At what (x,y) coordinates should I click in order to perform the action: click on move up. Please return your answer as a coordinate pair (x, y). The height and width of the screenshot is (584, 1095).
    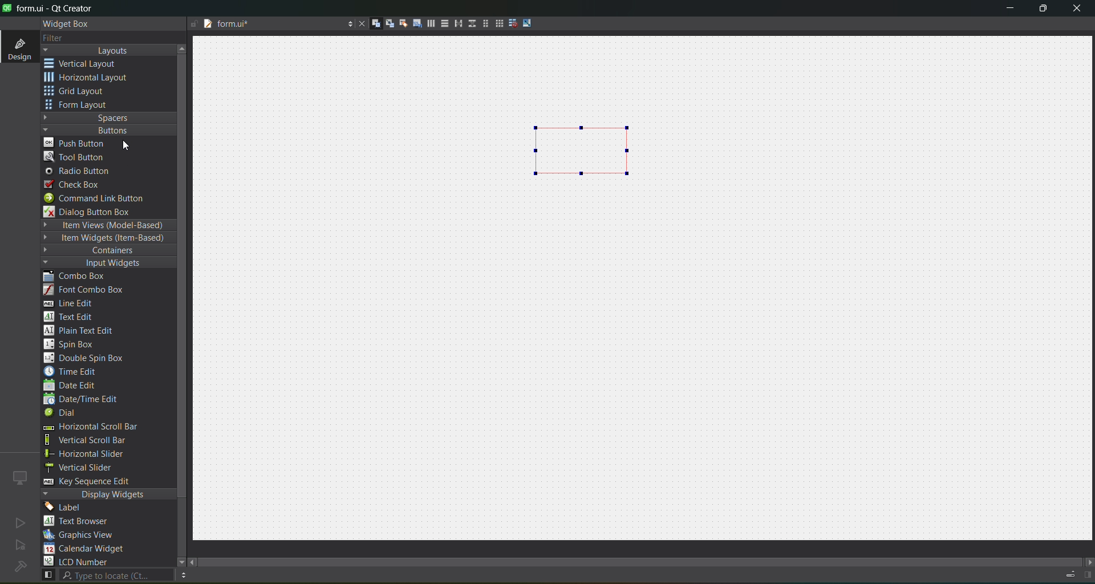
    Looking at the image, I should click on (184, 47).